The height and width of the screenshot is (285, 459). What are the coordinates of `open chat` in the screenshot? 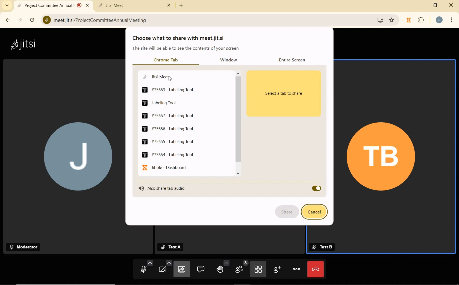 It's located at (201, 269).